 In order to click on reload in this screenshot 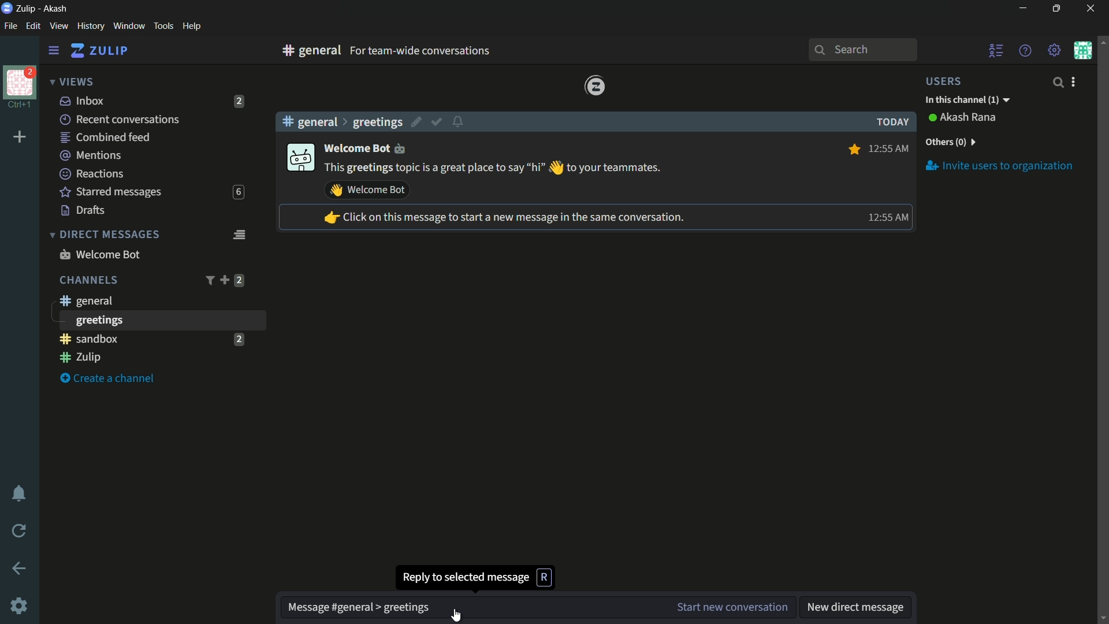, I will do `click(20, 530)`.